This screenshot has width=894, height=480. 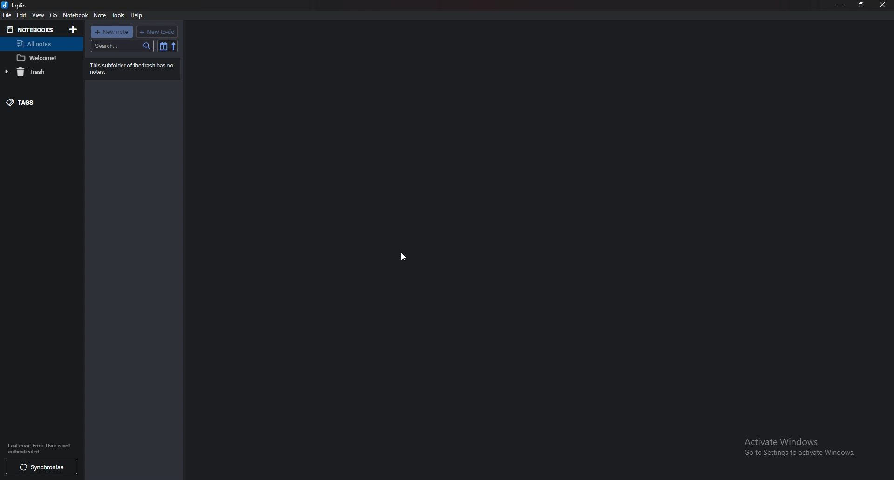 I want to click on toggle sort, so click(x=164, y=46).